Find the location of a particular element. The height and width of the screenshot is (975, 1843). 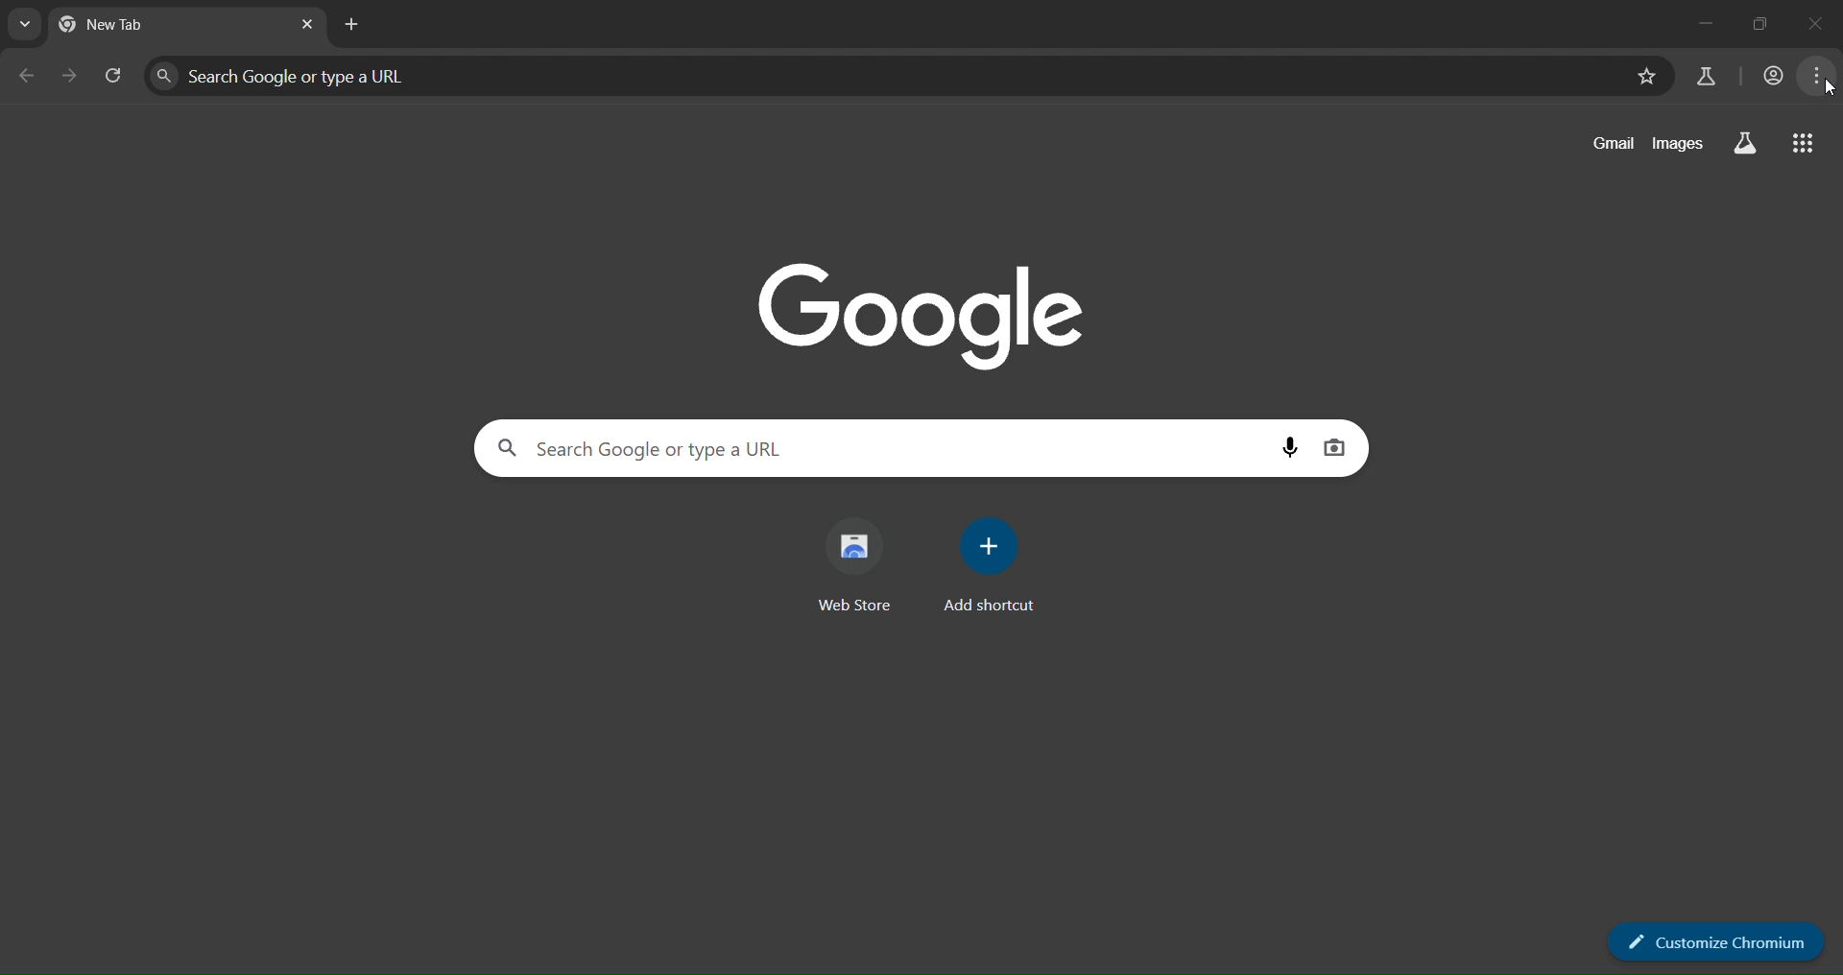

close tab is located at coordinates (307, 25).